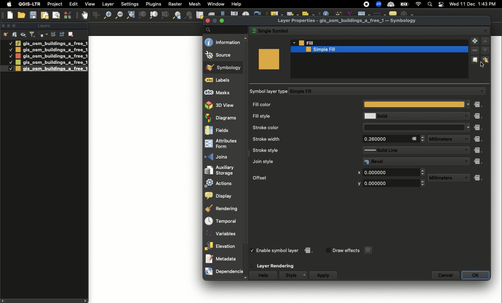  What do you see at coordinates (10, 15) in the screenshot?
I see `New` at bounding box center [10, 15].